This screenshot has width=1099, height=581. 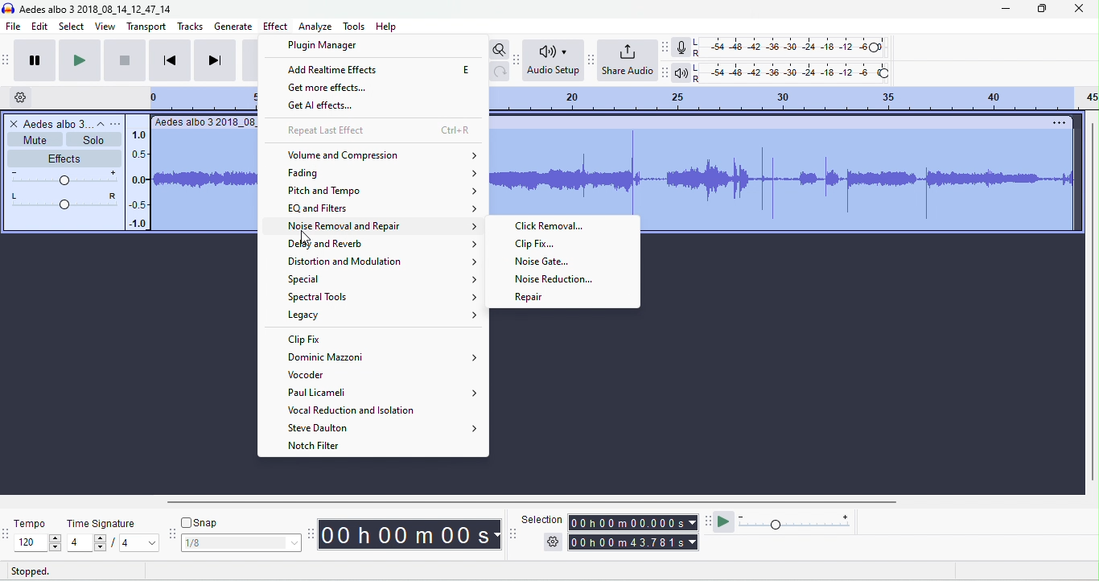 What do you see at coordinates (388, 27) in the screenshot?
I see `help` at bounding box center [388, 27].